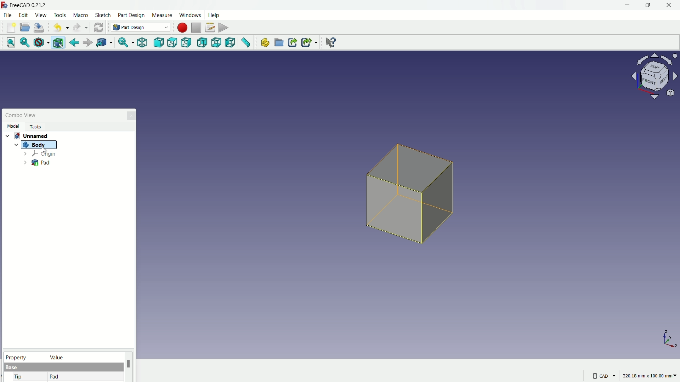 The width and height of the screenshot is (680, 382). I want to click on undo, so click(59, 28).